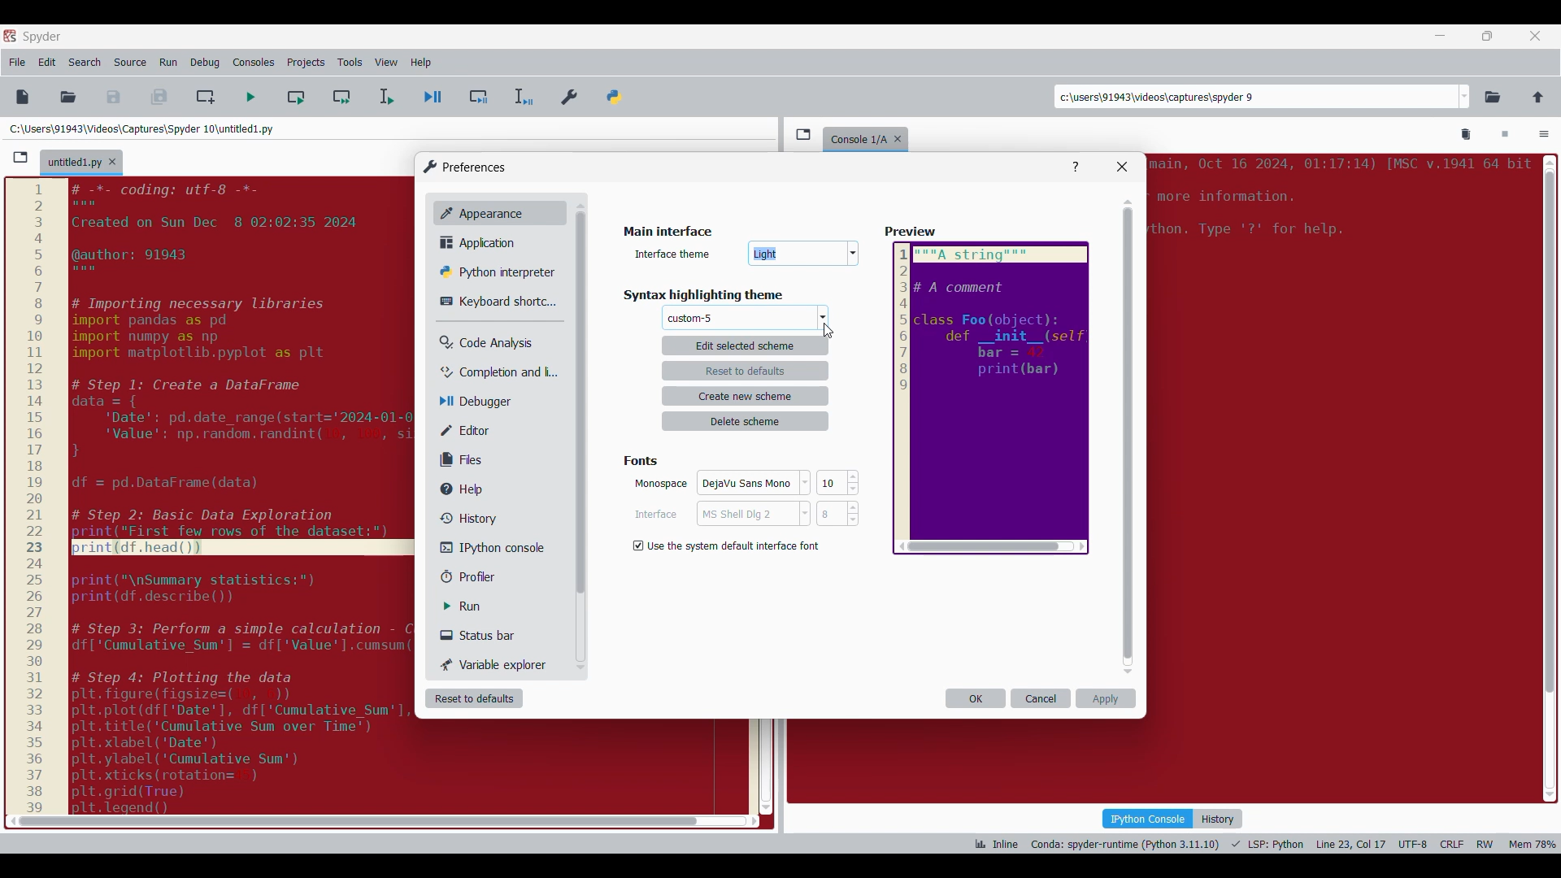  Describe the element at coordinates (1263, 844) in the screenshot. I see `Code details` at that location.